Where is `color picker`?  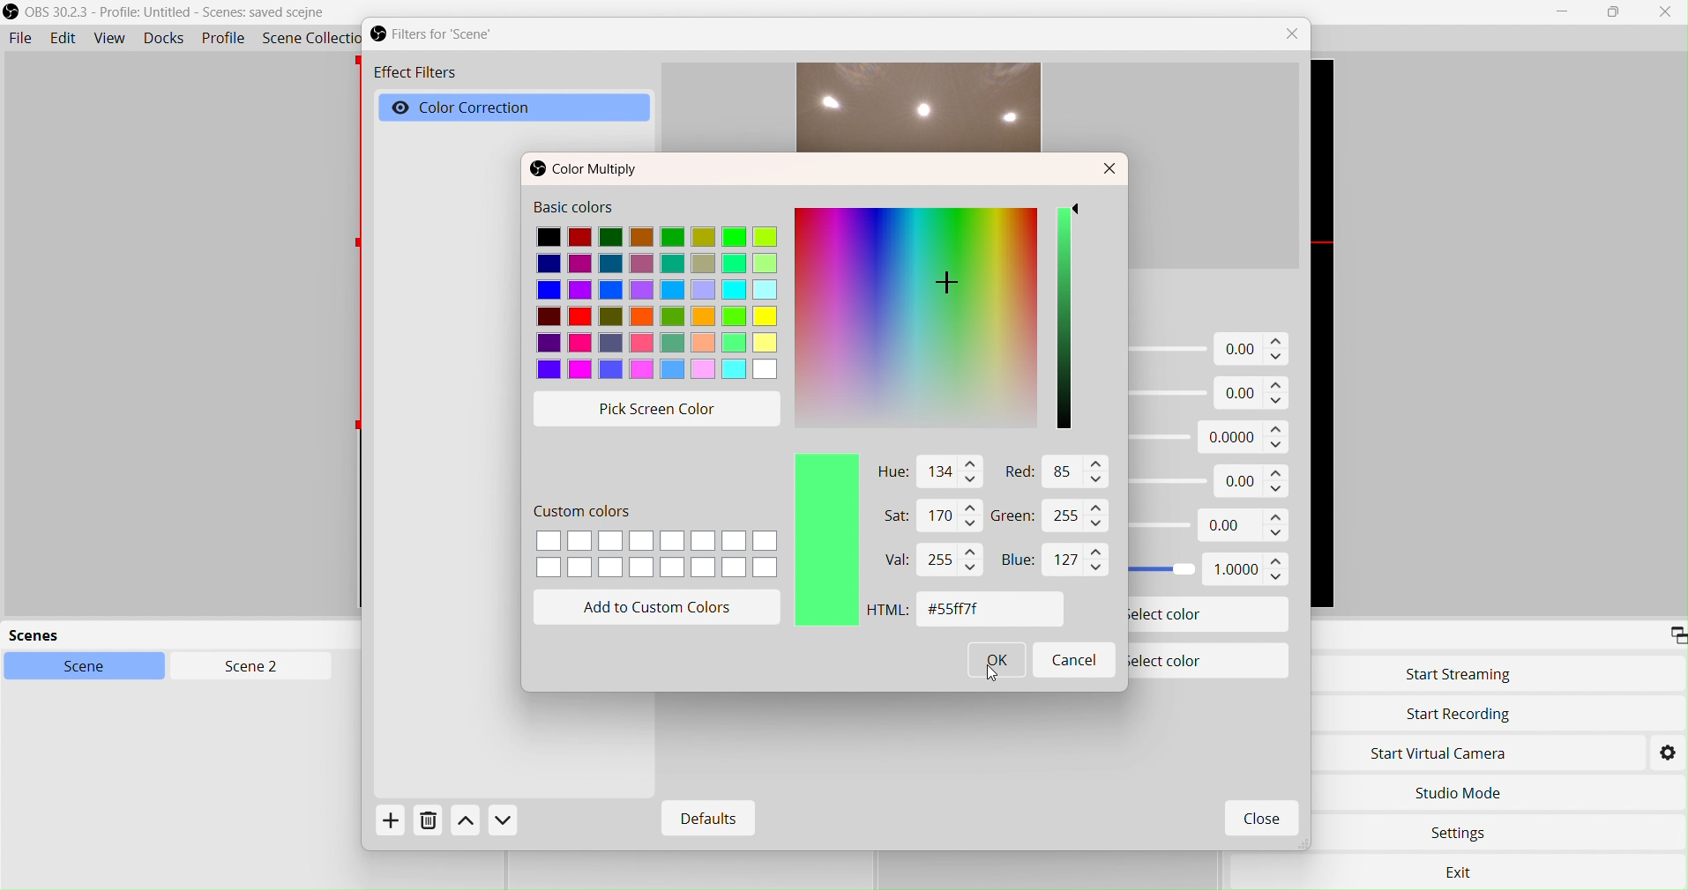
color picker is located at coordinates (917, 321).